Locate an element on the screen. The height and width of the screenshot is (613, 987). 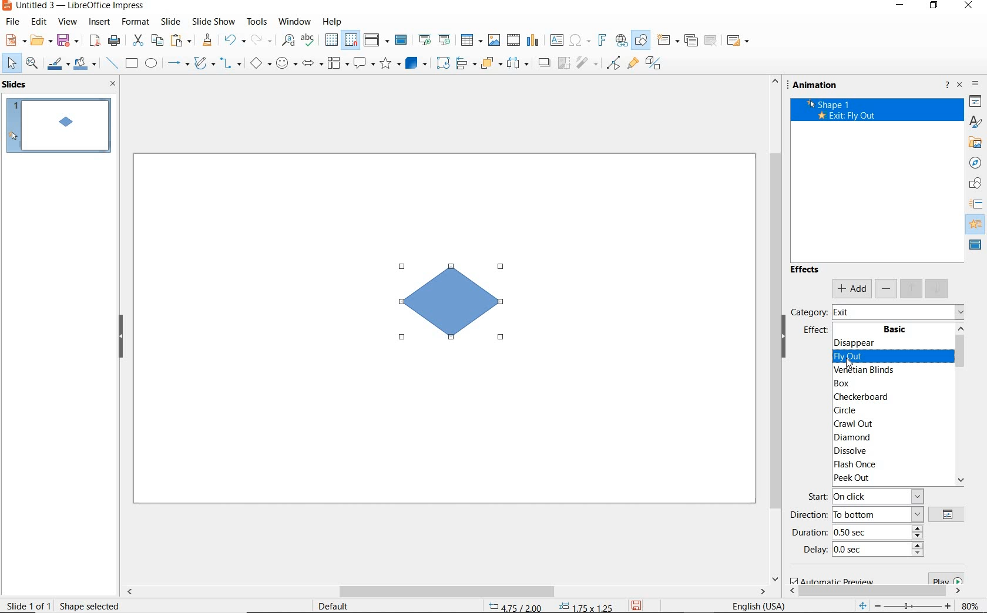
fill color is located at coordinates (85, 64).